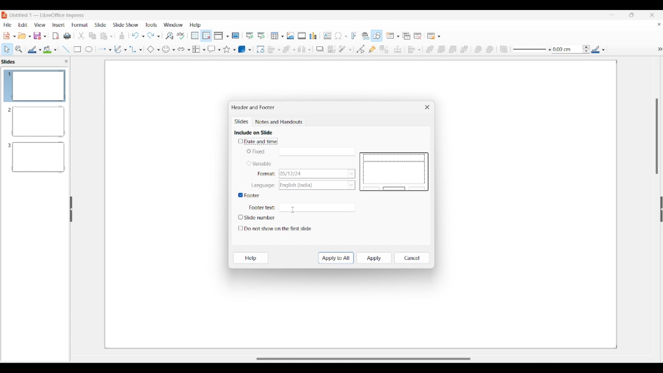 The height and width of the screenshot is (373, 663). I want to click on File menu, so click(7, 25).